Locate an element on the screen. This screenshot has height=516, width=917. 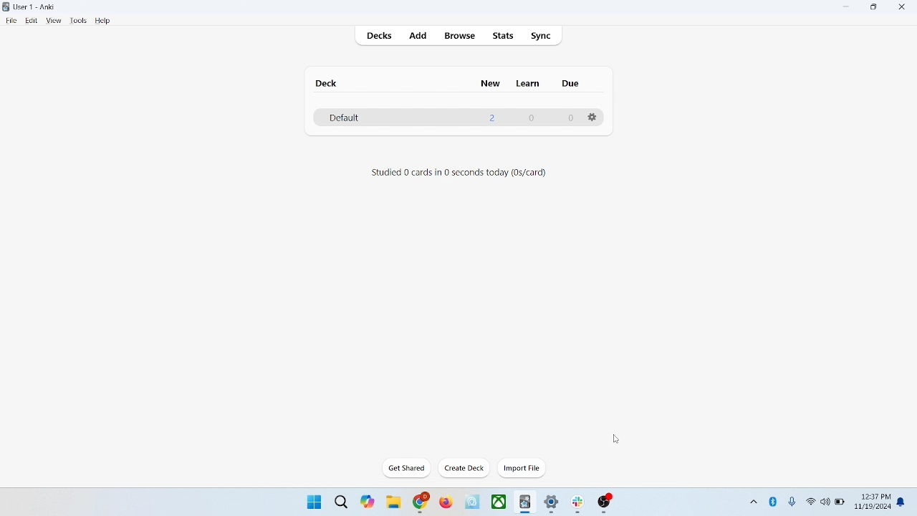
learn is located at coordinates (527, 83).